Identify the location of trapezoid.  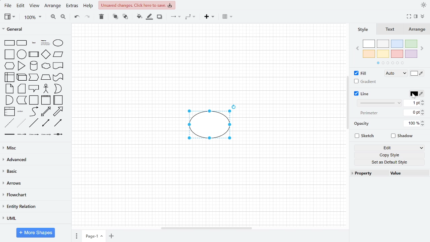
(46, 77).